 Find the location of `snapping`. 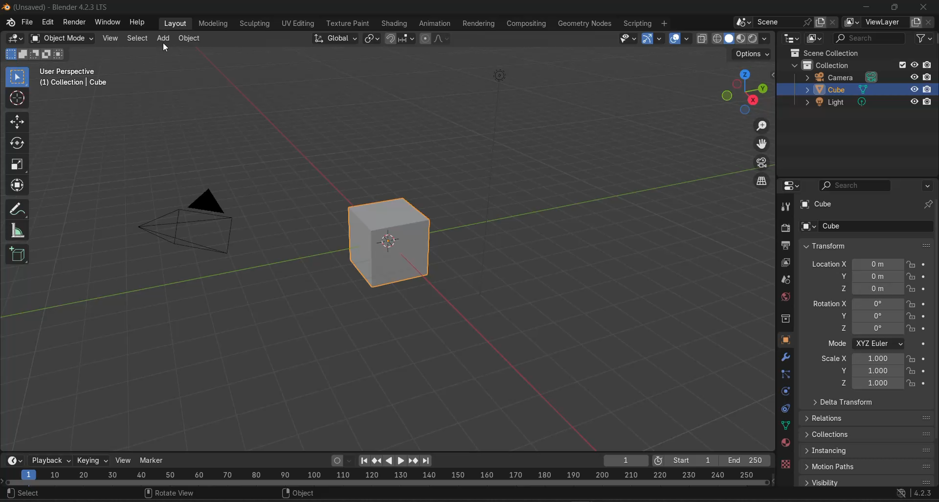

snapping is located at coordinates (408, 38).